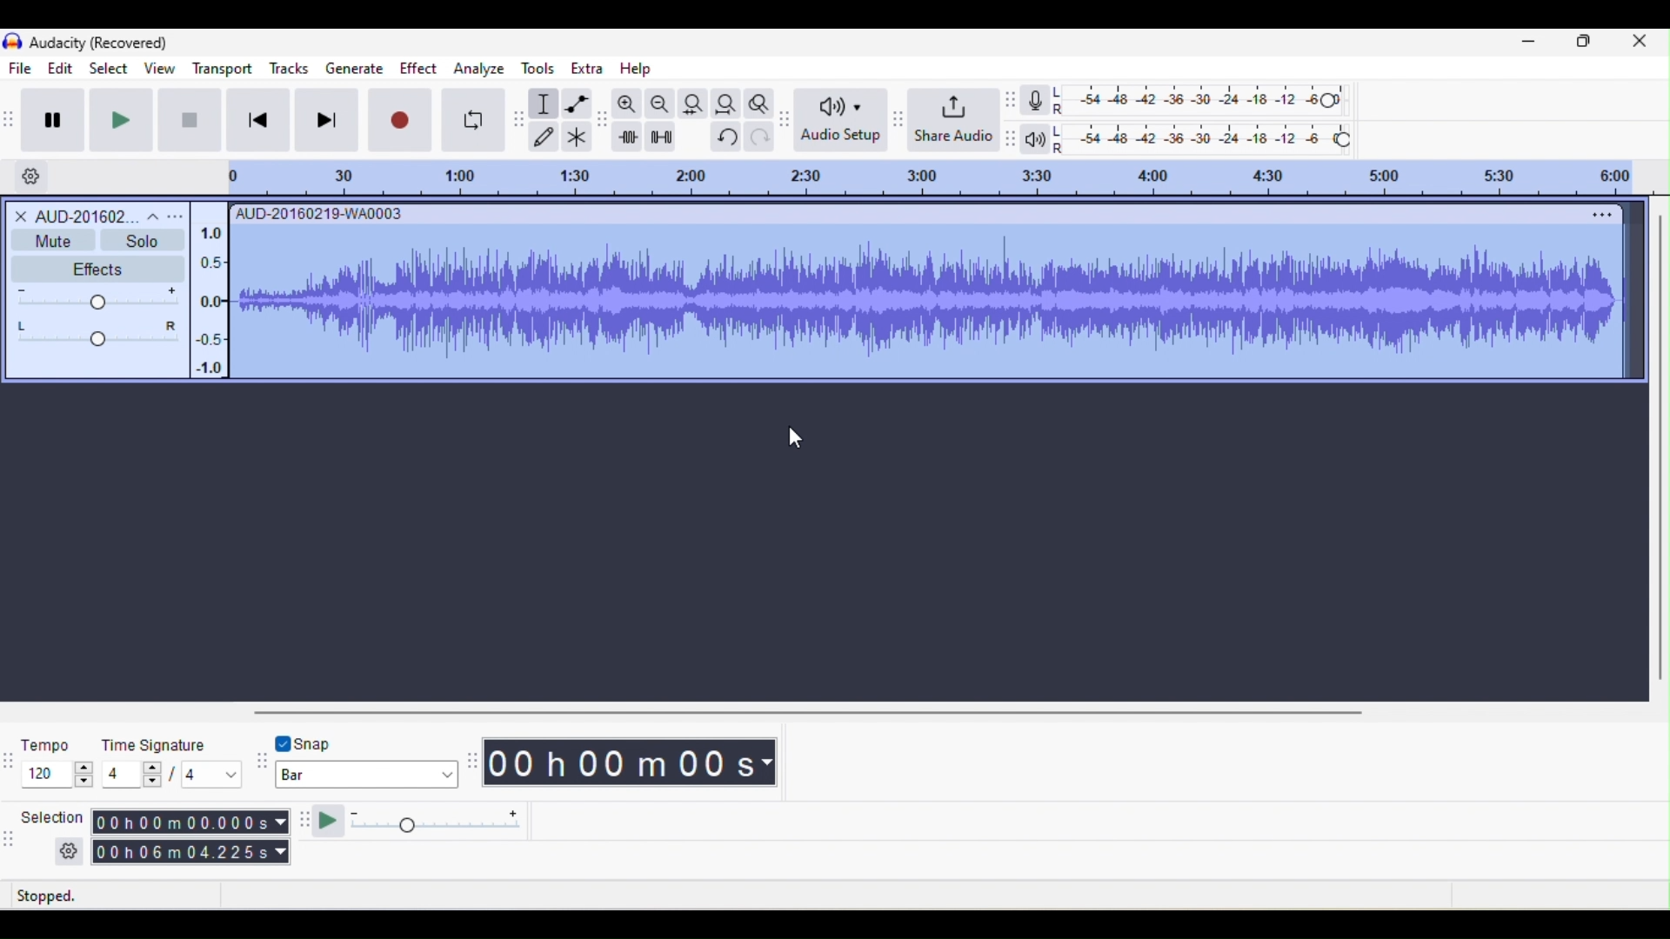  What do you see at coordinates (1531, 45) in the screenshot?
I see `minimize` at bounding box center [1531, 45].